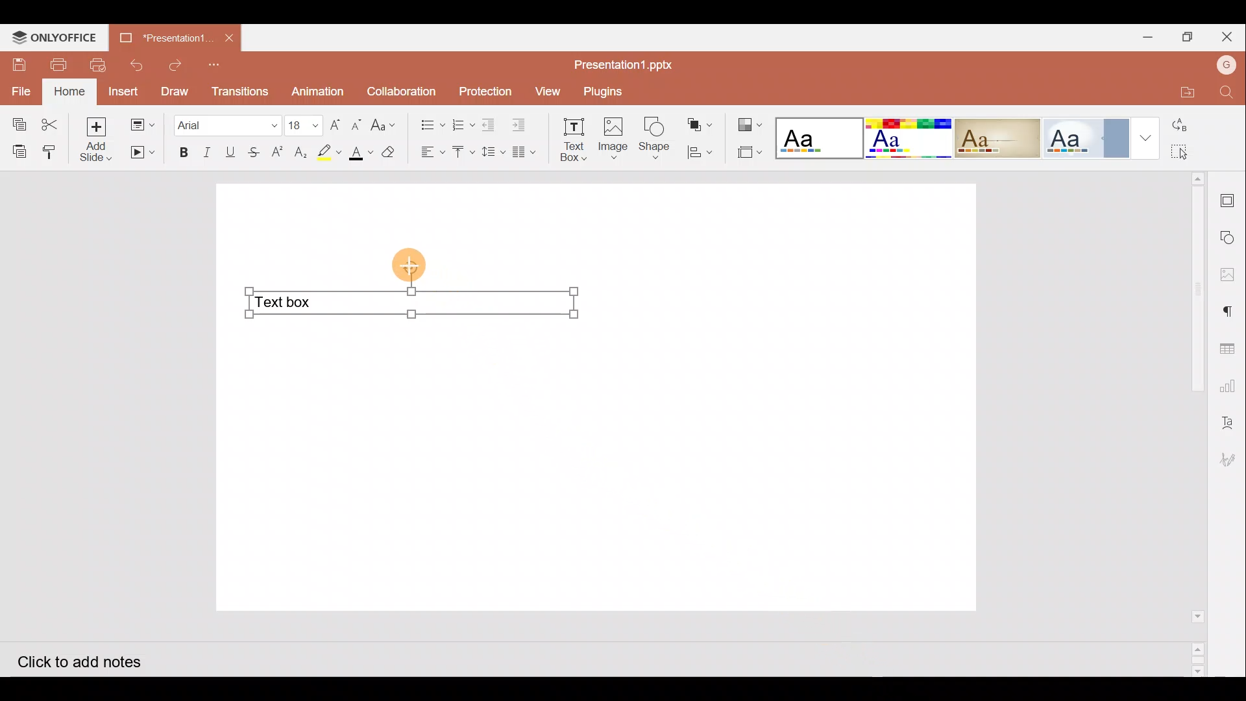 The width and height of the screenshot is (1246, 701). I want to click on Cut, so click(54, 121).